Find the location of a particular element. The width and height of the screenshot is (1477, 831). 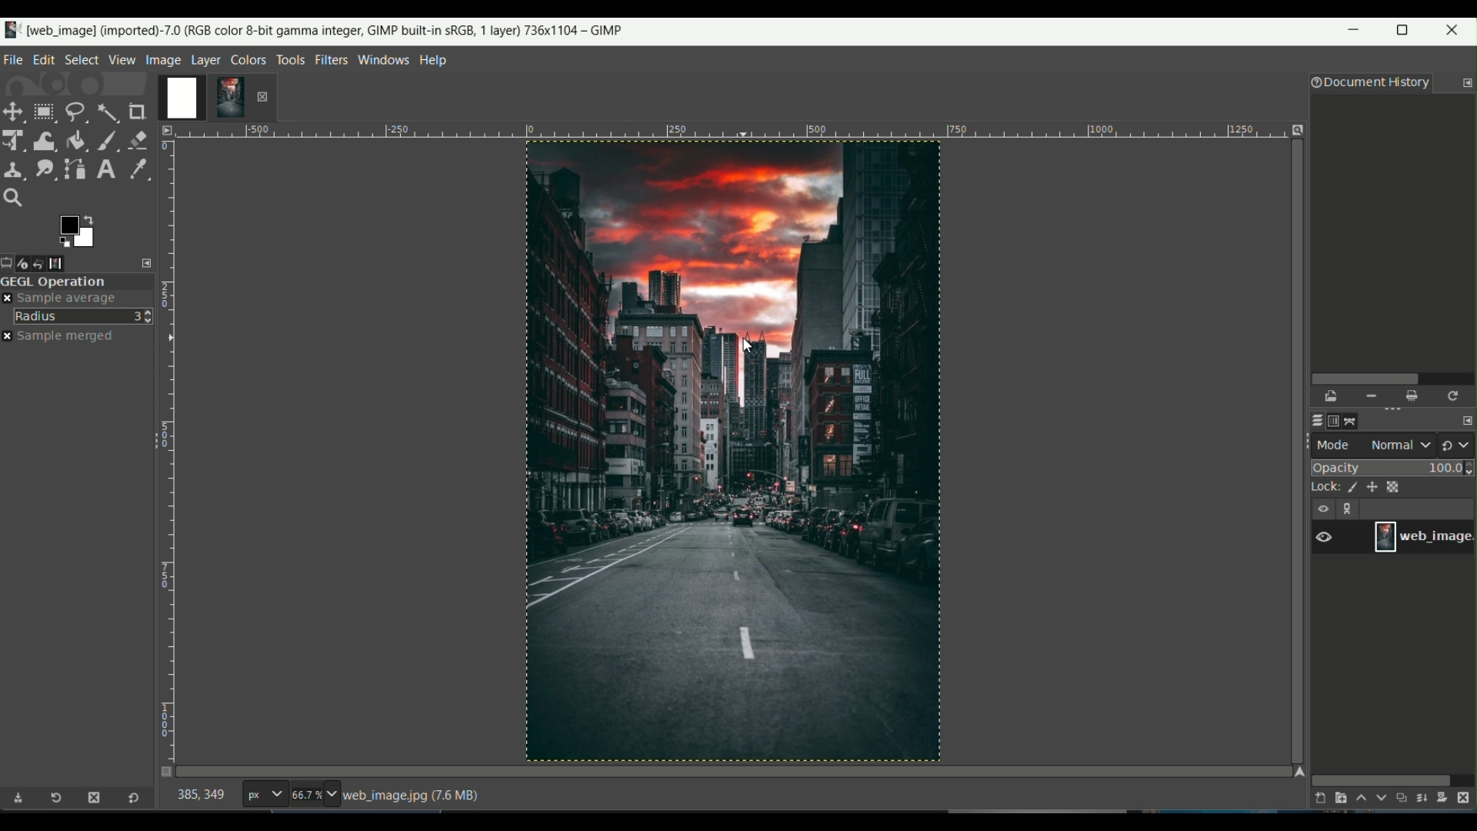

create new layer group is located at coordinates (1339, 798).